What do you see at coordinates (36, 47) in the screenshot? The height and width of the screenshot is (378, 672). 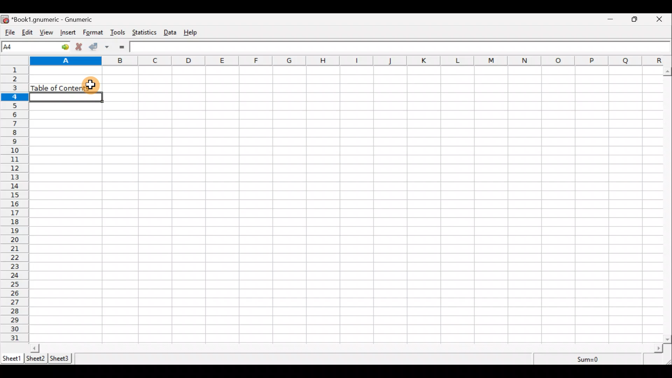 I see `Cell name` at bounding box center [36, 47].